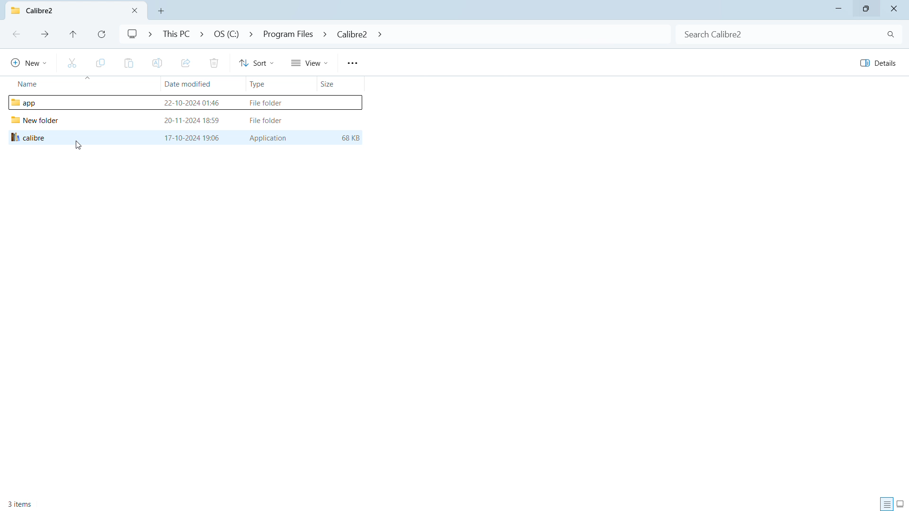 Image resolution: width=909 pixels, height=511 pixels. I want to click on new, so click(28, 63).